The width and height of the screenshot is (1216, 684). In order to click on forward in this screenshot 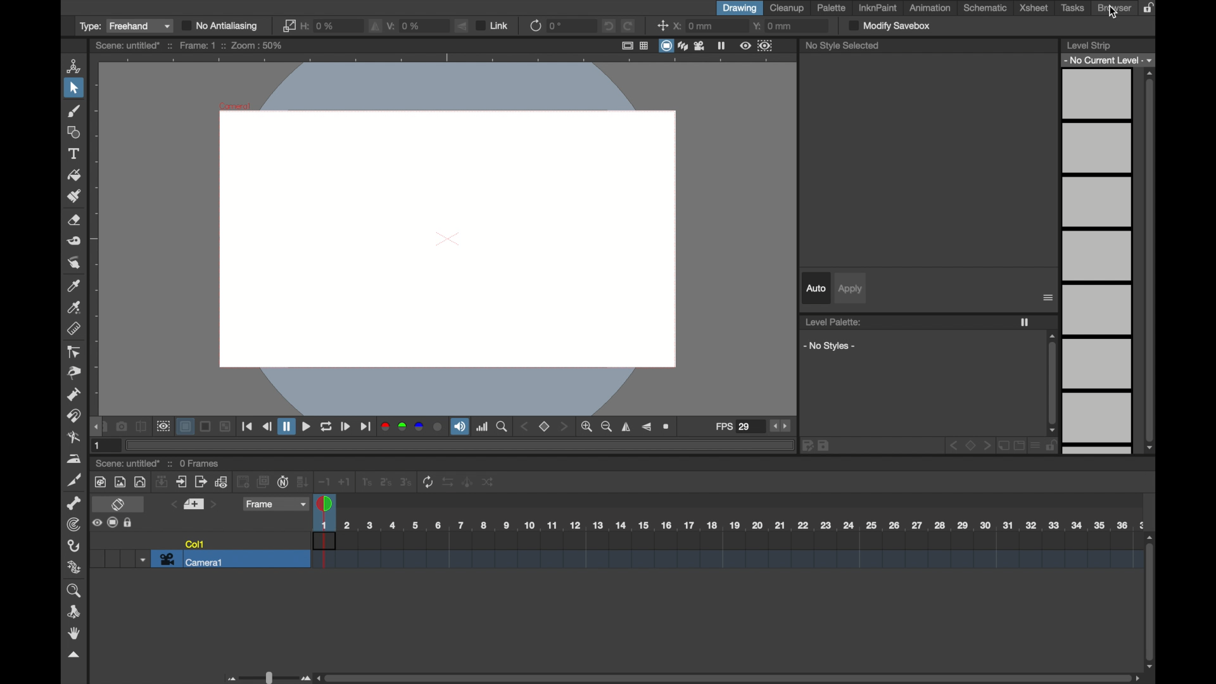, I will do `click(201, 481)`.